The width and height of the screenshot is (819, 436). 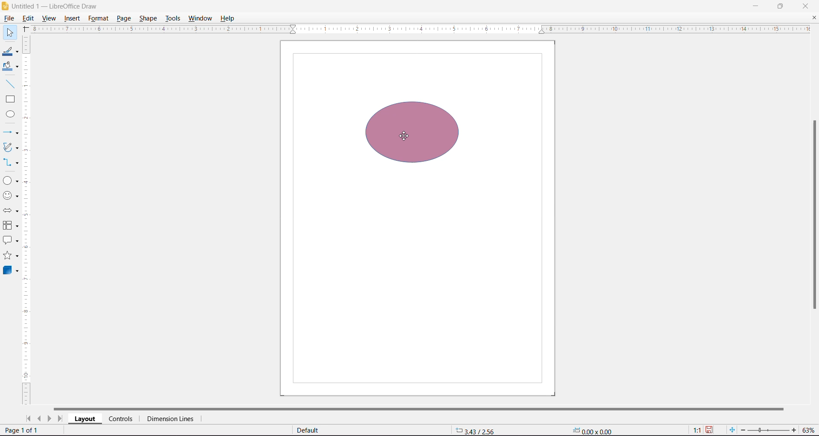 What do you see at coordinates (11, 132) in the screenshot?
I see `Lines and Arrows` at bounding box center [11, 132].